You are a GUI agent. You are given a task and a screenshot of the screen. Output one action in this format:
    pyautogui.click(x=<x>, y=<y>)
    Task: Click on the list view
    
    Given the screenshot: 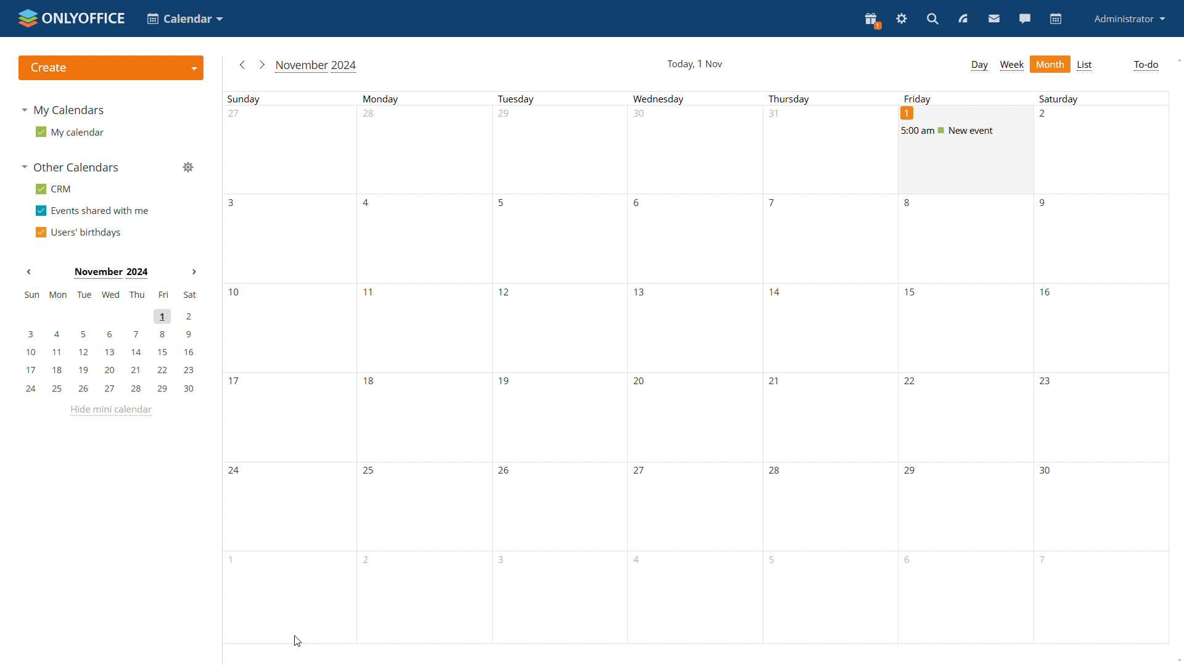 What is the action you would take?
    pyautogui.click(x=1085, y=66)
    